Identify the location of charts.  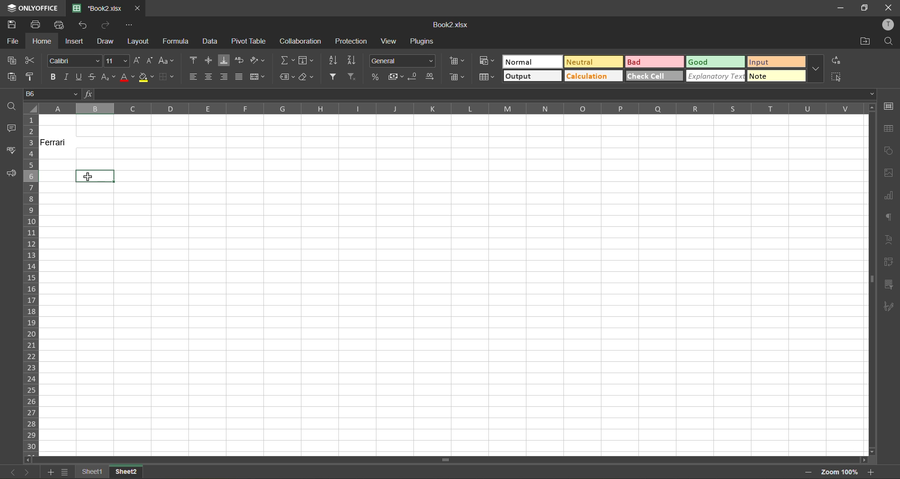
(888, 196).